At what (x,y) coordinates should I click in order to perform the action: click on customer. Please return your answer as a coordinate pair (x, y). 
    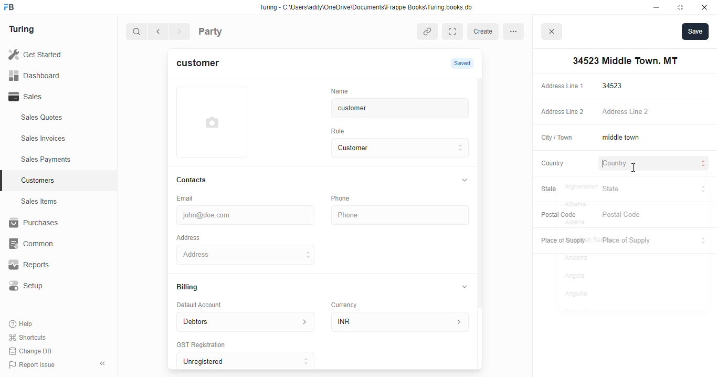
    Looking at the image, I should click on (392, 108).